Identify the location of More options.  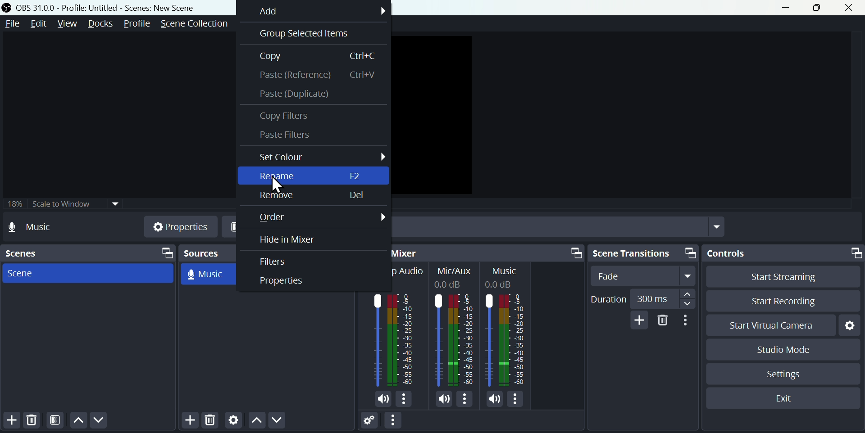
(687, 320).